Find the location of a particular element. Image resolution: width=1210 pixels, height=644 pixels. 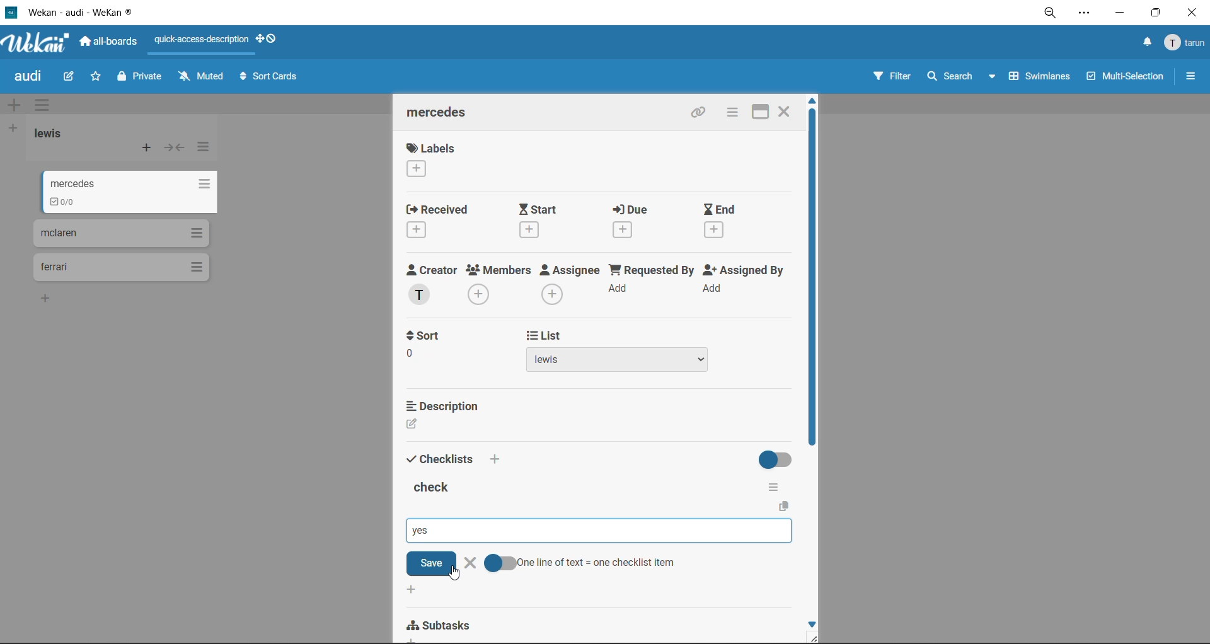

checklist option  is located at coordinates (425, 529).